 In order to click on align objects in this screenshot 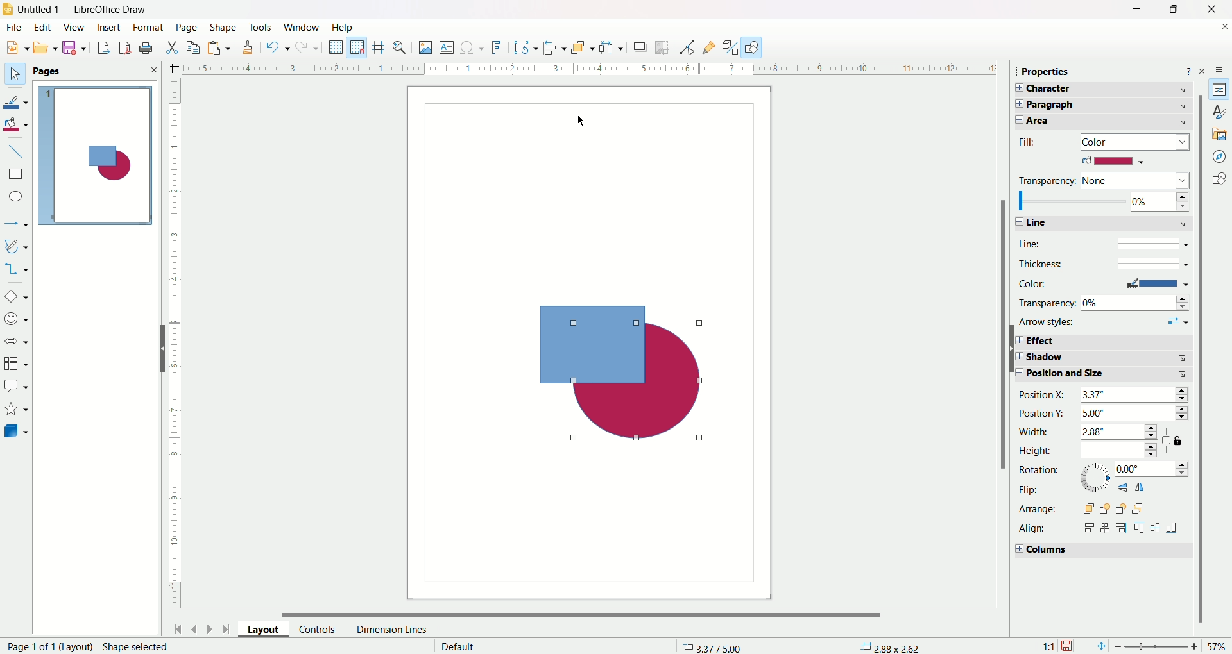, I will do `click(556, 50)`.